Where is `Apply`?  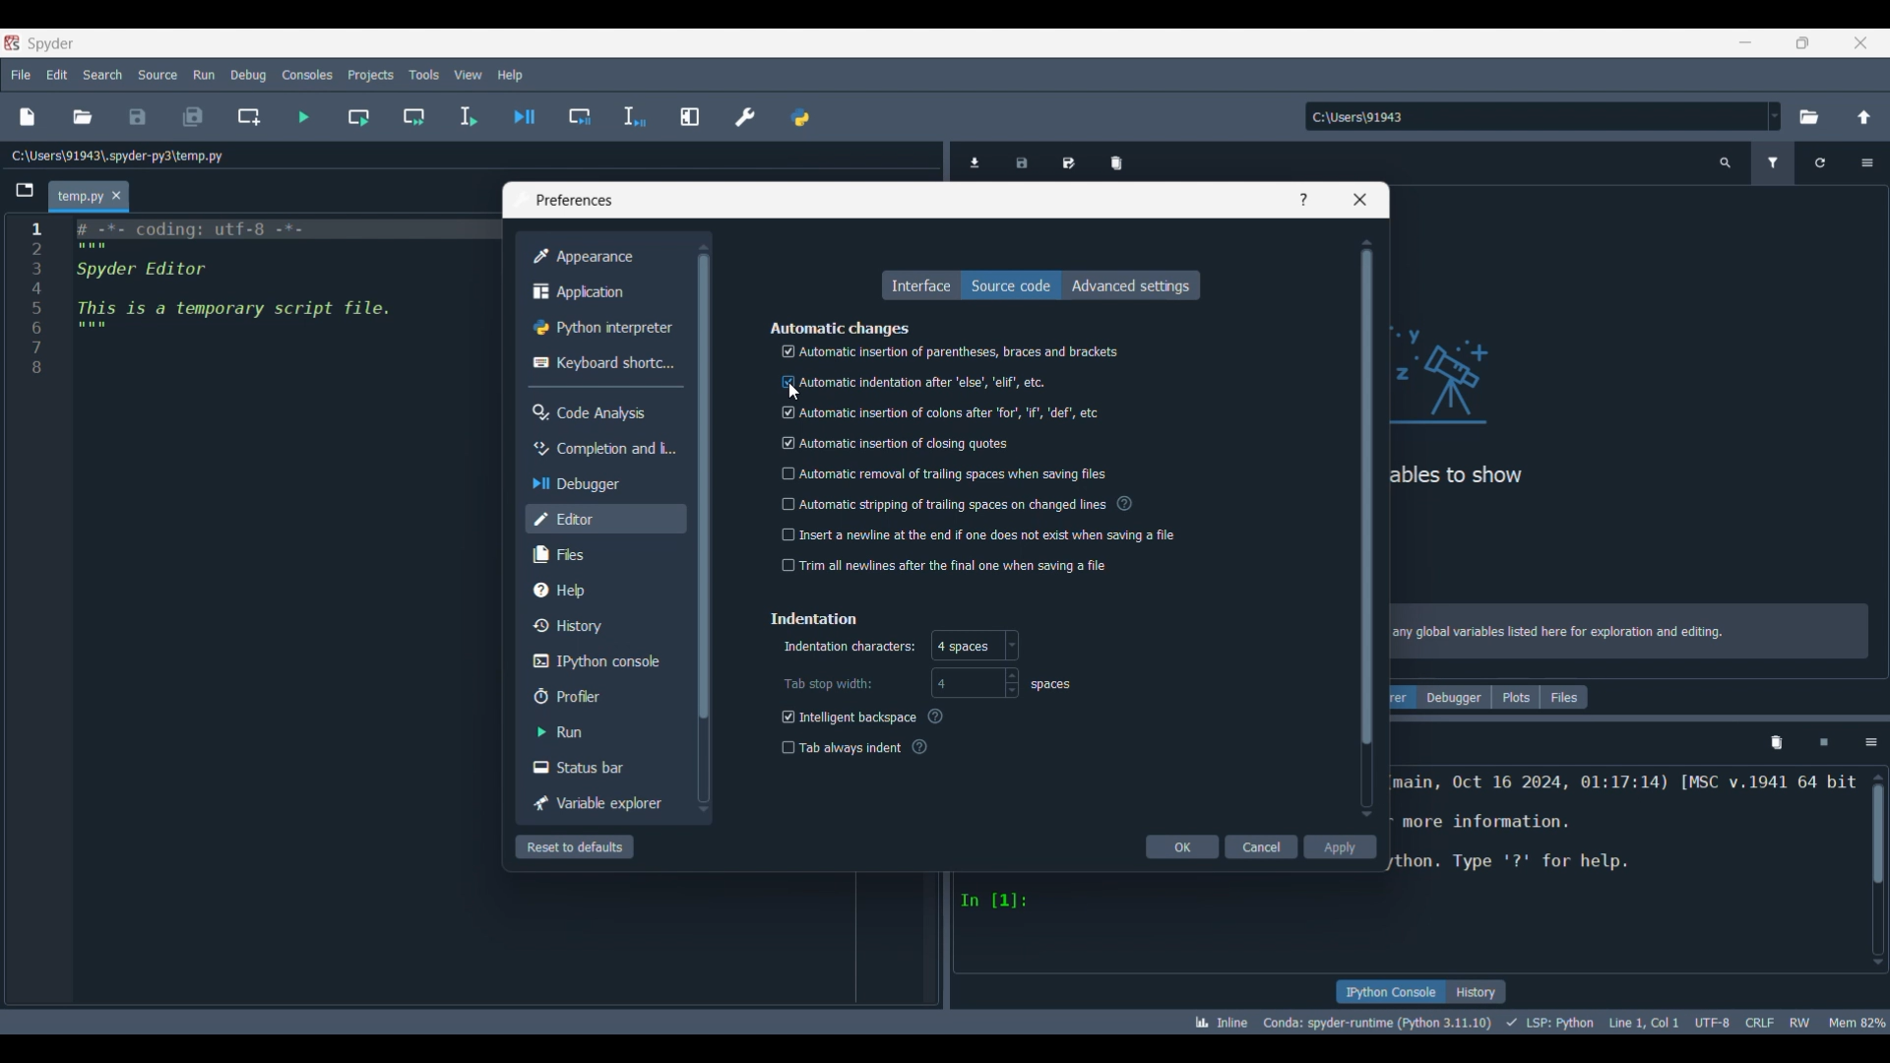
Apply is located at coordinates (1340, 847).